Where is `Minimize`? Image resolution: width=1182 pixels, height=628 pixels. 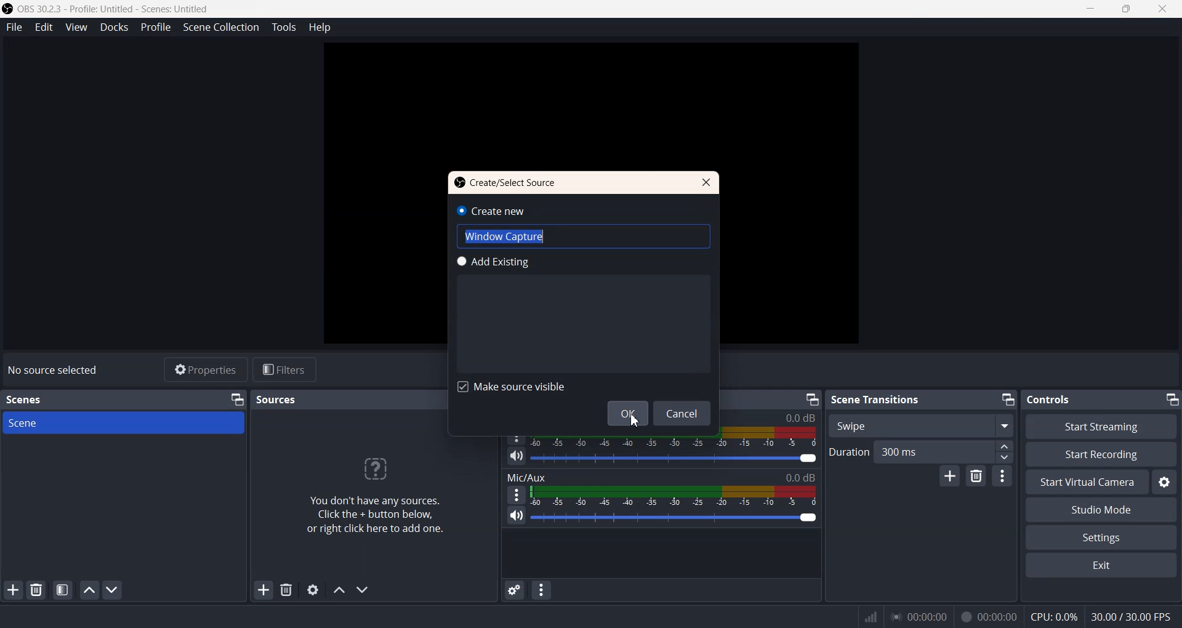 Minimize is located at coordinates (1093, 9).